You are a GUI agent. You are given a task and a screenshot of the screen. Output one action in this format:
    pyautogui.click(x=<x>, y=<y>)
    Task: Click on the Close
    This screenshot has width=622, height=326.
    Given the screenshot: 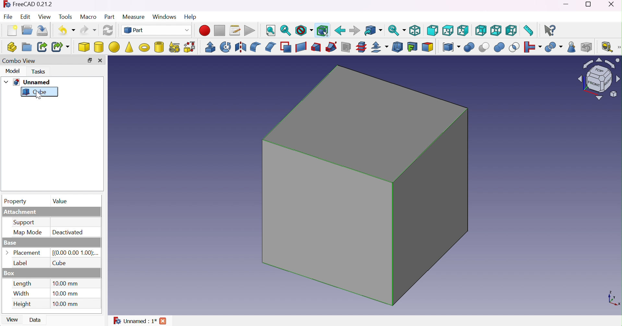 What is the action you would take?
    pyautogui.click(x=102, y=61)
    